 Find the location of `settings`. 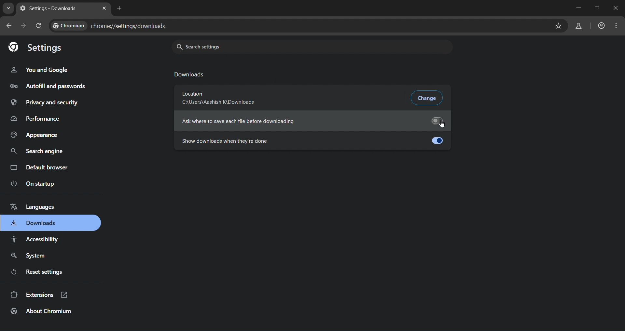

settings is located at coordinates (36, 47).